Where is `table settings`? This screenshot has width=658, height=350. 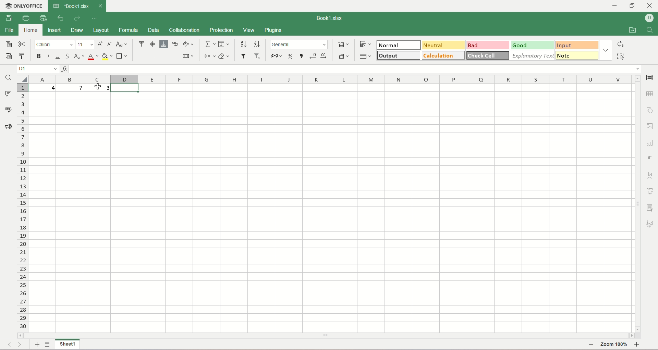 table settings is located at coordinates (650, 96).